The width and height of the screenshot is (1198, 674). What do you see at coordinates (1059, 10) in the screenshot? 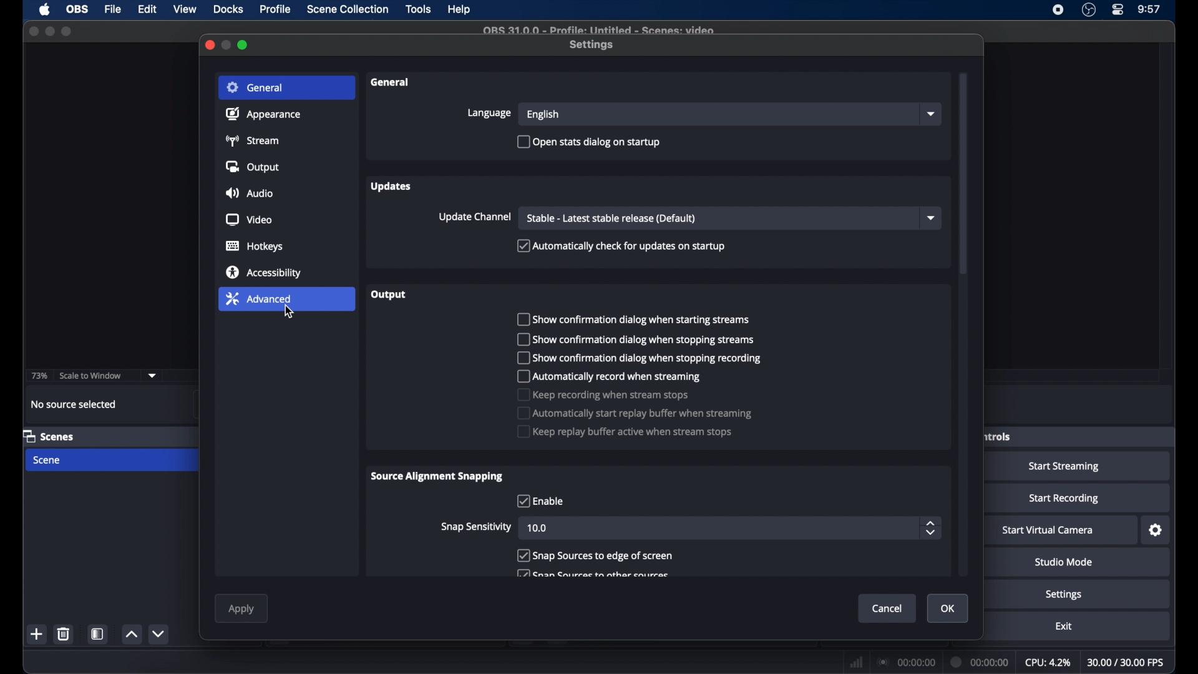
I see `screen recorder icon` at bounding box center [1059, 10].